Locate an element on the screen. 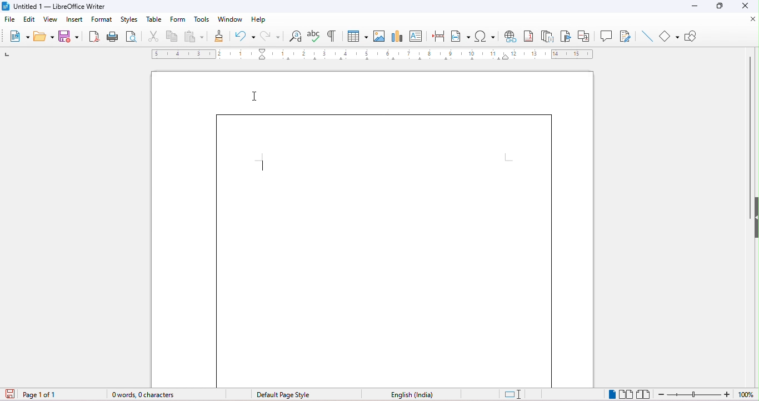 The height and width of the screenshot is (401, 759). text box is located at coordinates (418, 38).